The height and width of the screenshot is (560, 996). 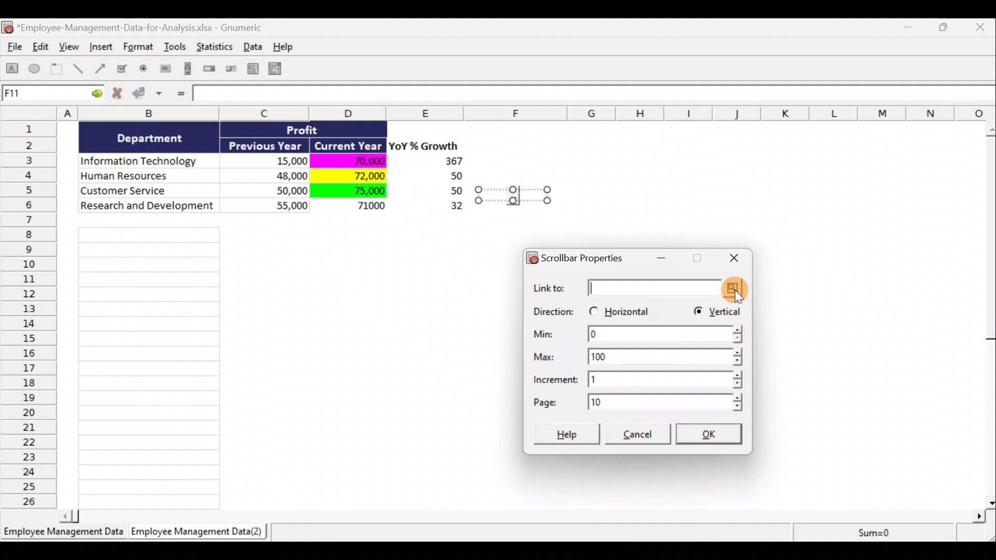 I want to click on Link to, so click(x=641, y=289).